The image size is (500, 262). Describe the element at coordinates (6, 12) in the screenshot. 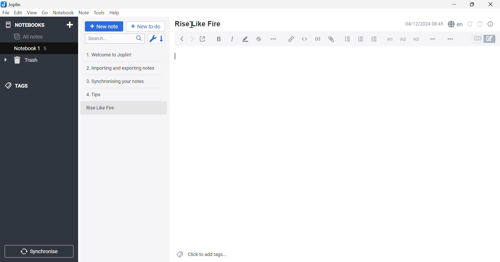

I see `File` at that location.